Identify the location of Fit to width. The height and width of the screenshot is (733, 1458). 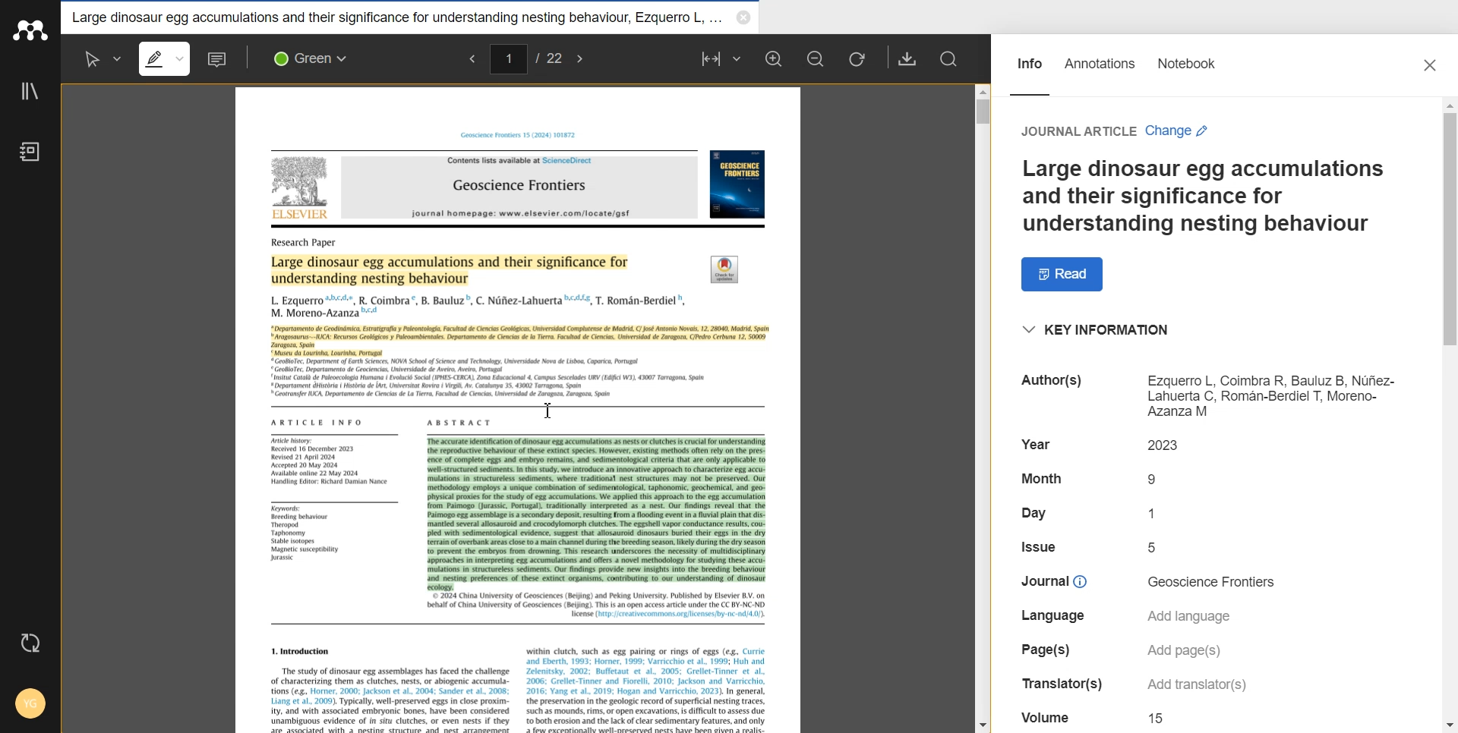
(721, 58).